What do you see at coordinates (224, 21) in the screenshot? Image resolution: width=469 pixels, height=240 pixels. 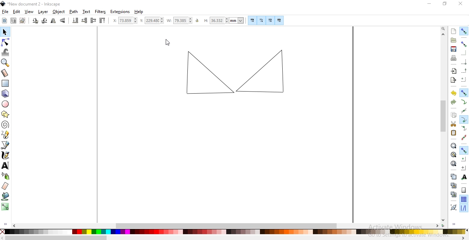 I see `height of selection` at bounding box center [224, 21].